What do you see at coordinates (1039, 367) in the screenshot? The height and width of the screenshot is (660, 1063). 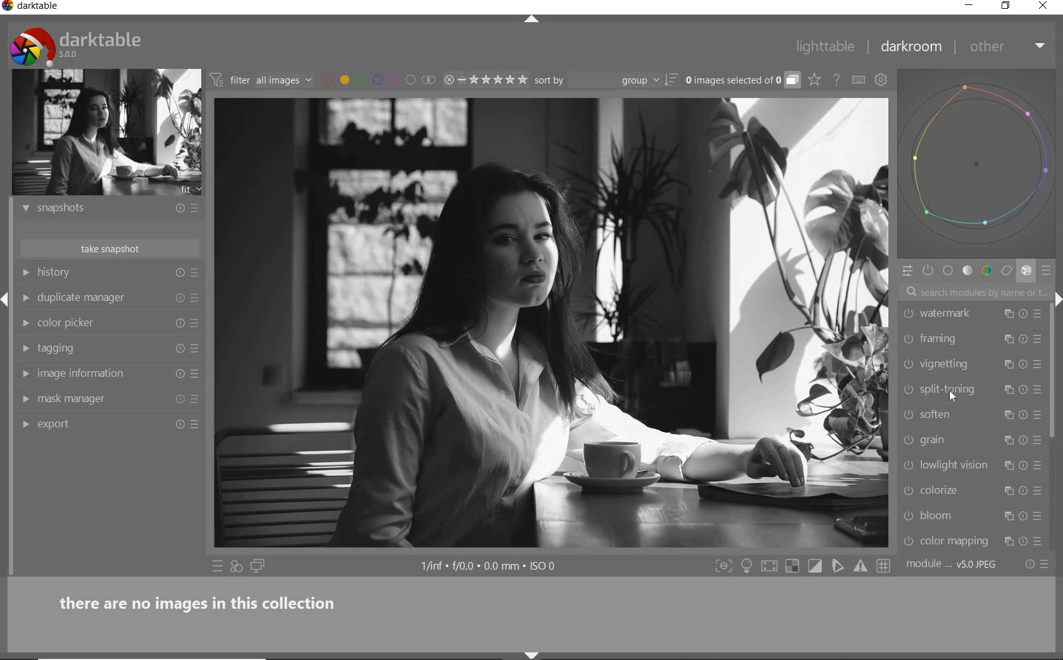 I see `preset and preferences` at bounding box center [1039, 367].